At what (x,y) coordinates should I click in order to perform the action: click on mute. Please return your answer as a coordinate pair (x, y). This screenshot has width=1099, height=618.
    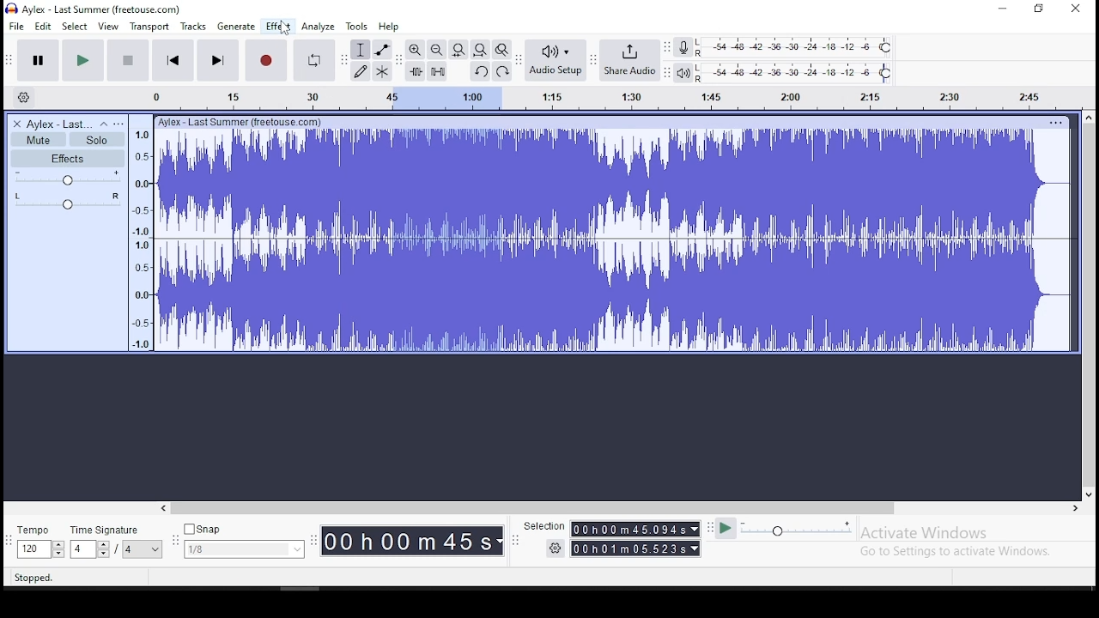
    Looking at the image, I should click on (39, 139).